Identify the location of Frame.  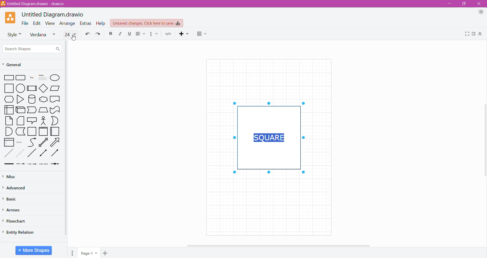
(44, 131).